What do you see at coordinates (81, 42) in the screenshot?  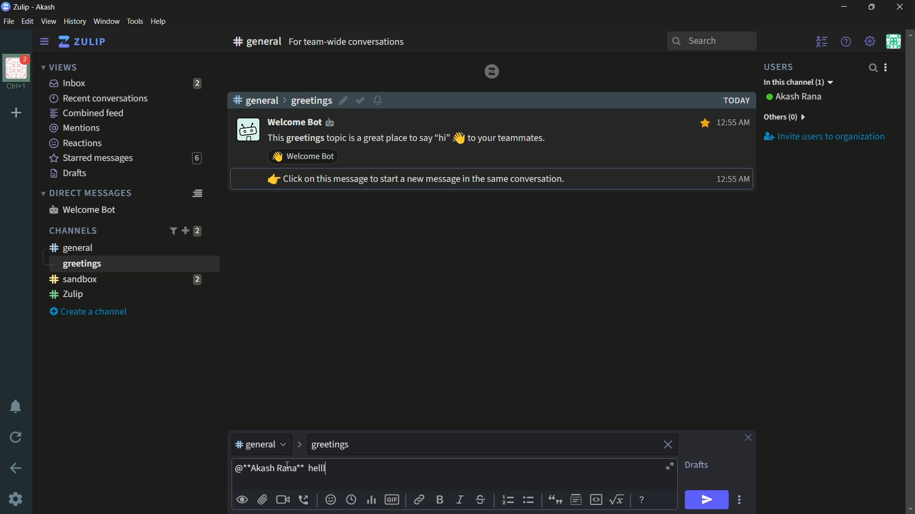 I see `zulip` at bounding box center [81, 42].